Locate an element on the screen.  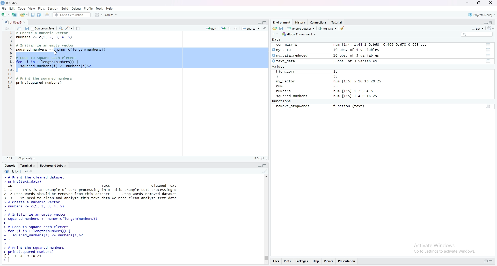
Connections is located at coordinates (319, 22).